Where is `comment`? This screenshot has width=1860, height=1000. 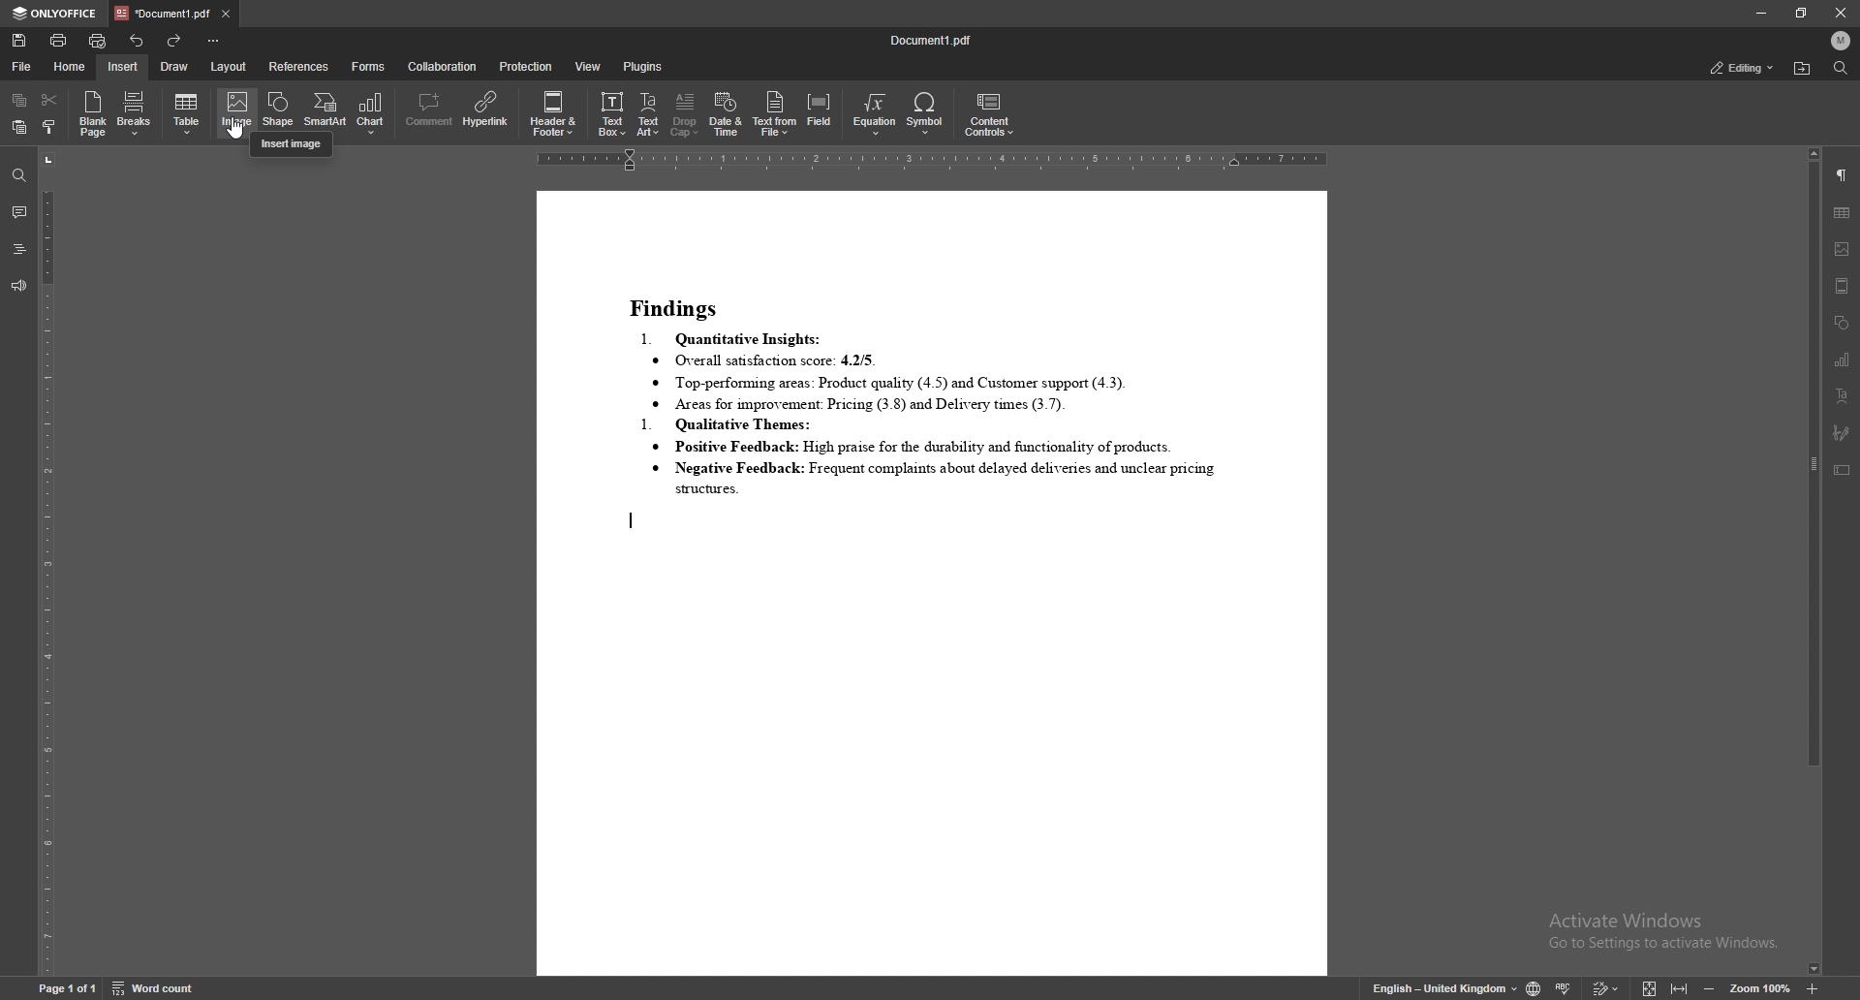
comment is located at coordinates (429, 111).